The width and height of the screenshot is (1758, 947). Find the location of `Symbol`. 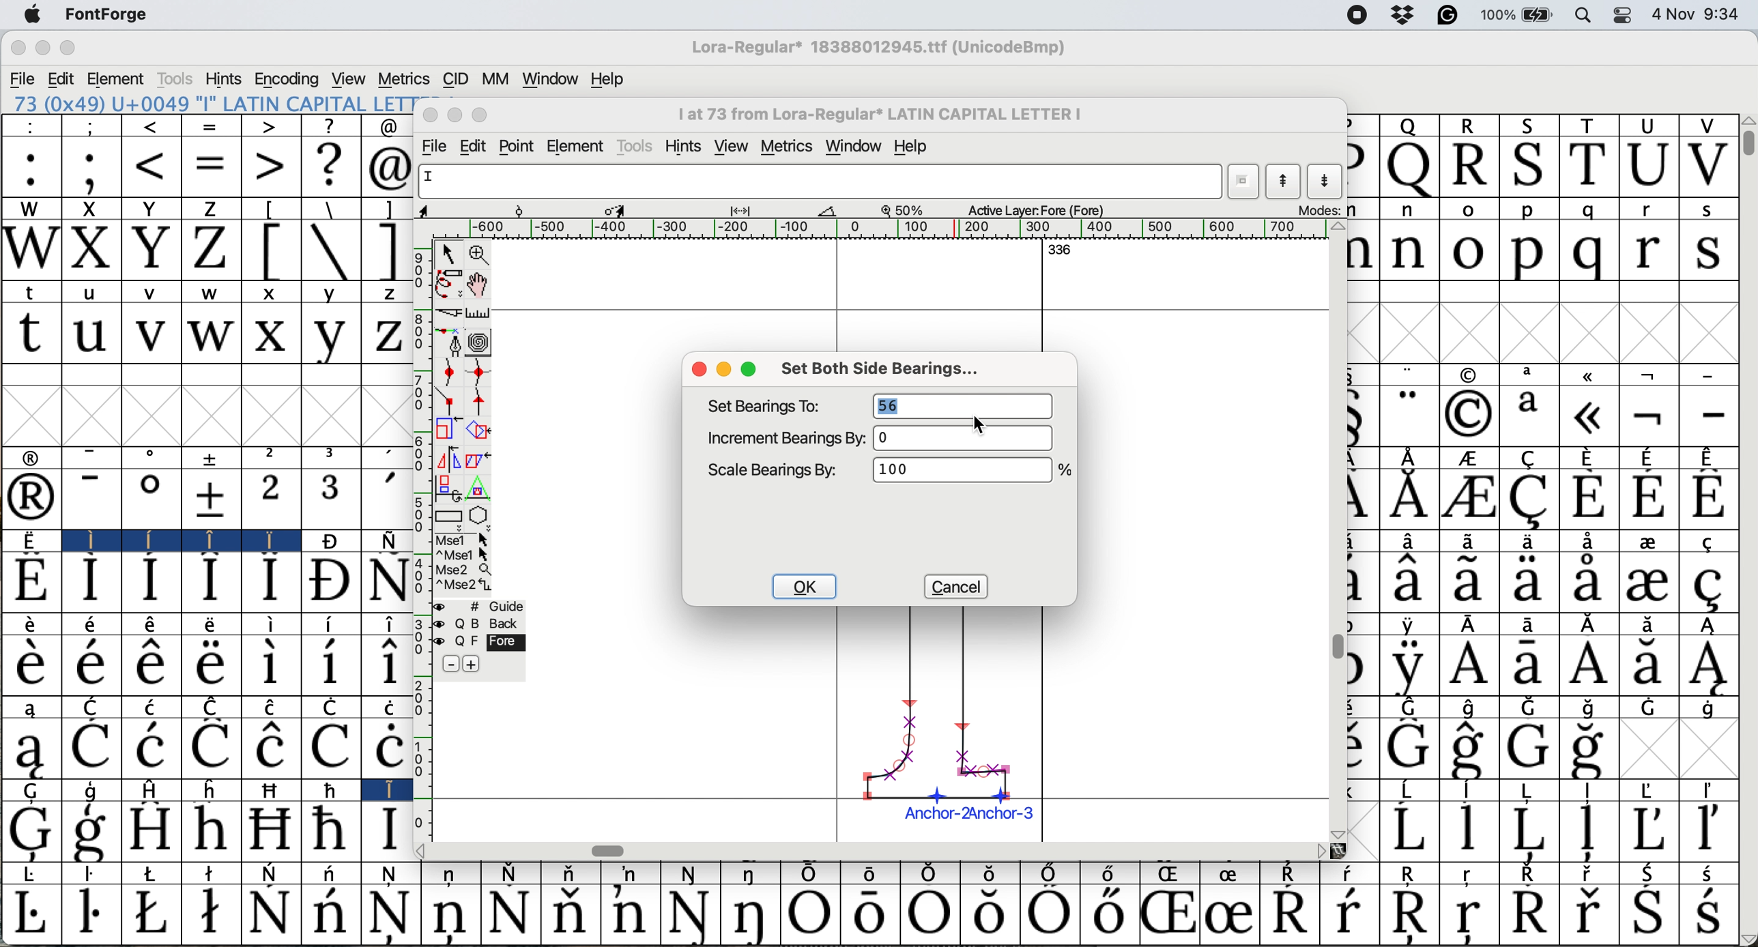

Symbol is located at coordinates (29, 749).